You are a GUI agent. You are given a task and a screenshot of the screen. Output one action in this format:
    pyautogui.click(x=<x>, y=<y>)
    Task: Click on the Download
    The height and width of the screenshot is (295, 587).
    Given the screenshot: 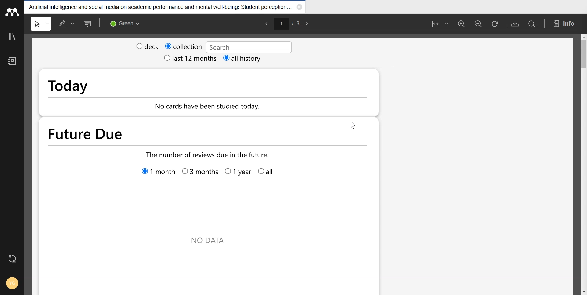 What is the action you would take?
    pyautogui.click(x=513, y=24)
    